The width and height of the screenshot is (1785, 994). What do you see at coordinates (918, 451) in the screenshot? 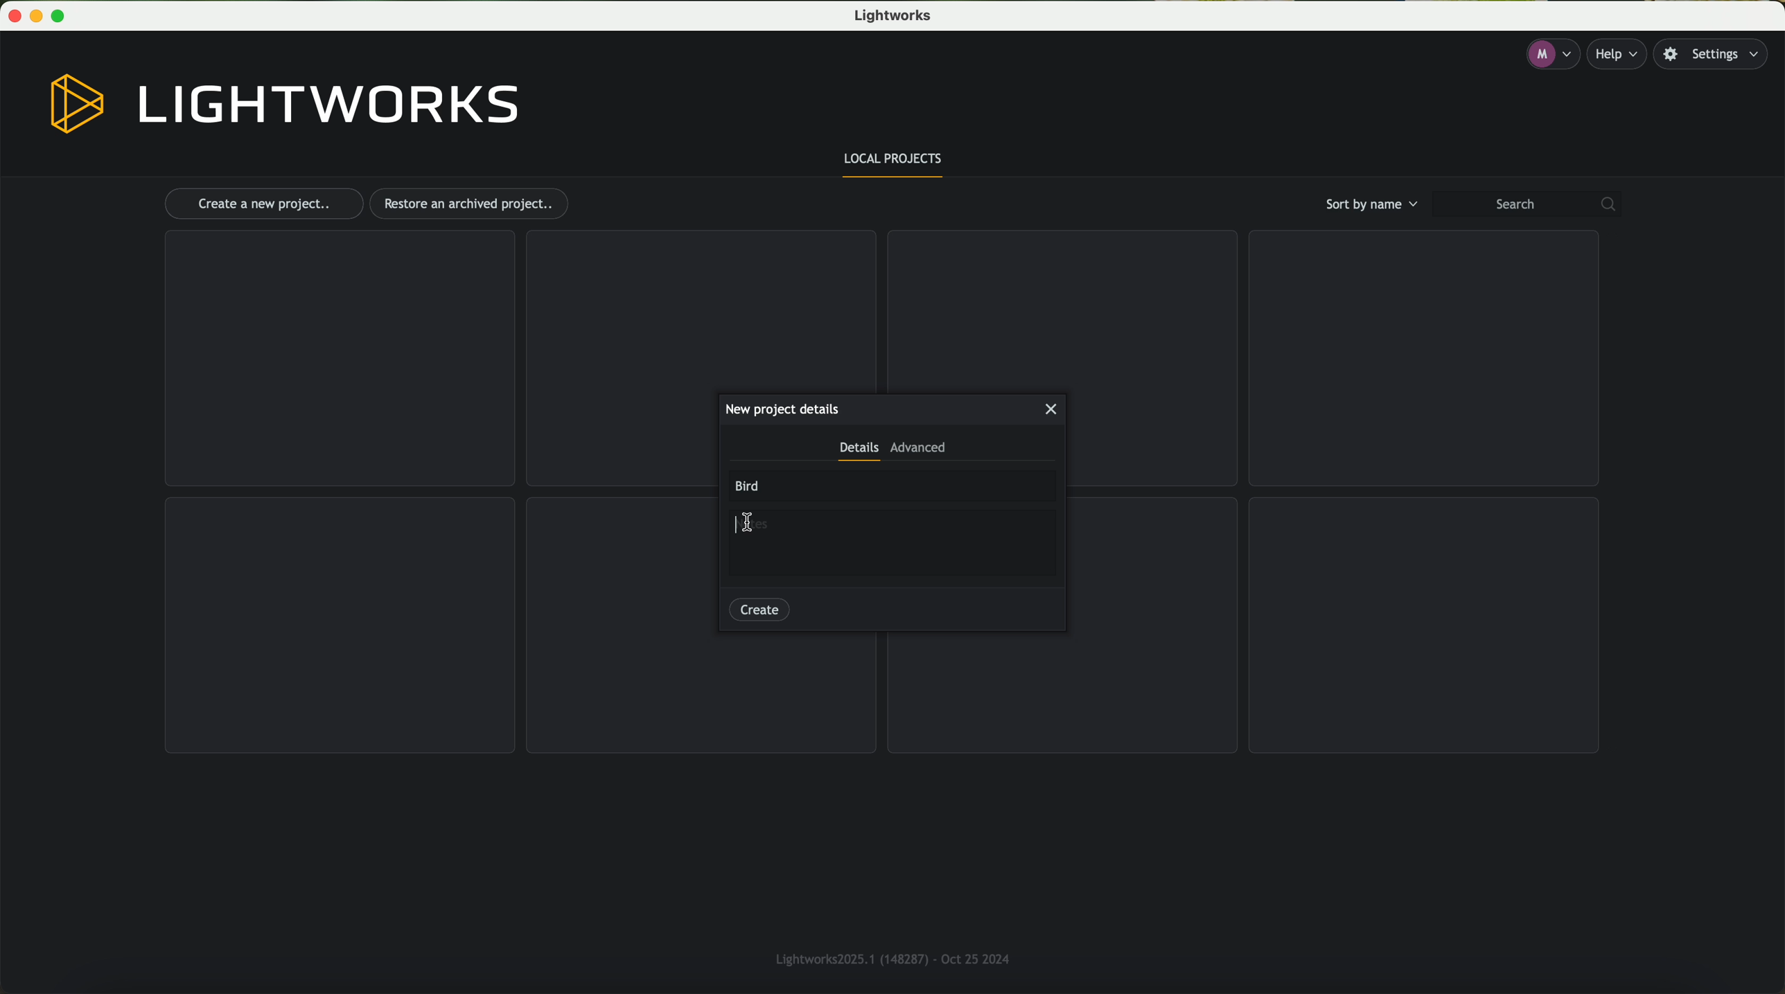
I see `advanced` at bounding box center [918, 451].